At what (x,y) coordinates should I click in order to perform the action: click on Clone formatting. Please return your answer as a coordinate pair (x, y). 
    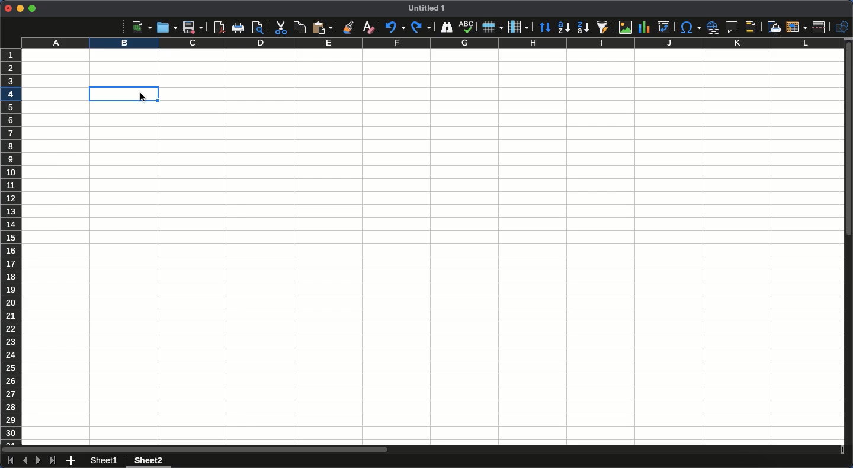
    Looking at the image, I should click on (349, 27).